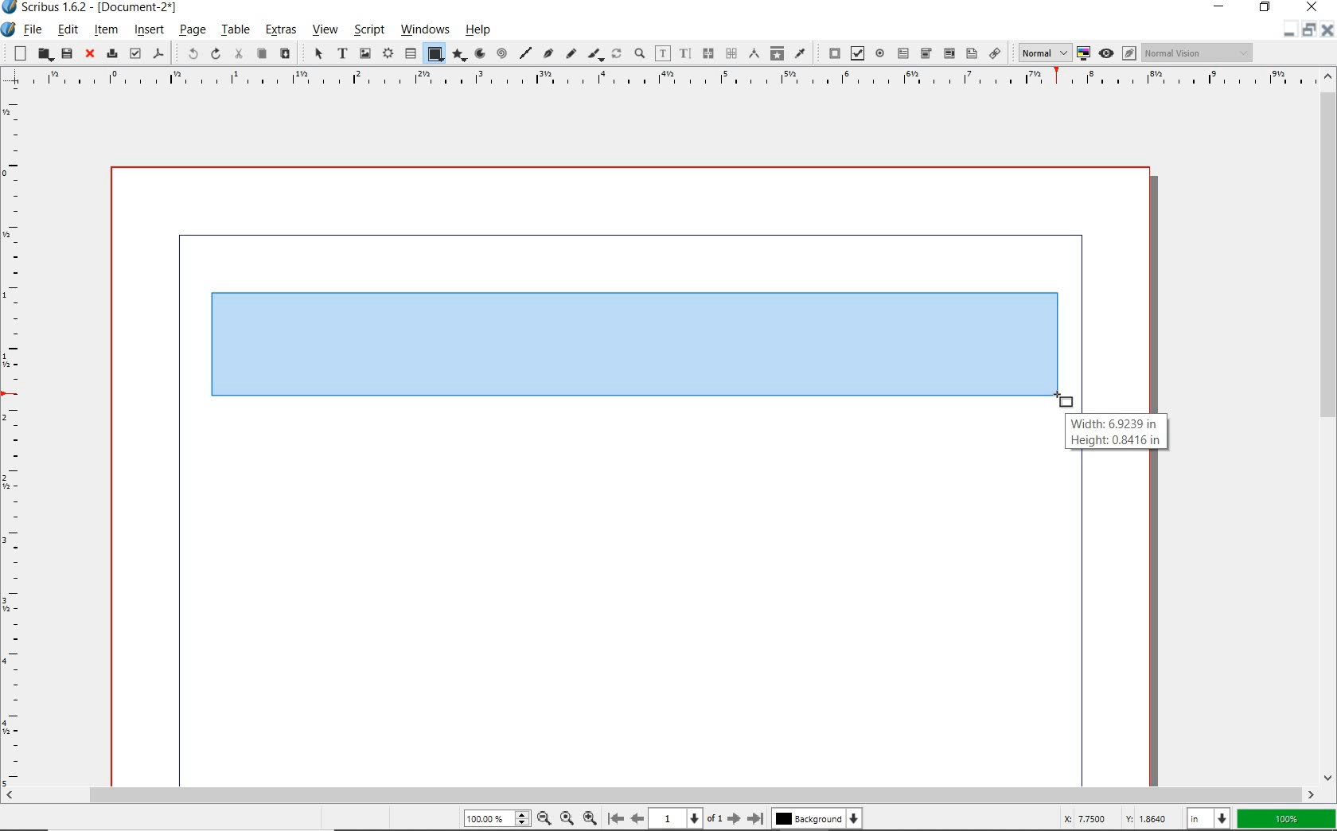 This screenshot has height=831, width=1337. I want to click on spiral, so click(504, 53).